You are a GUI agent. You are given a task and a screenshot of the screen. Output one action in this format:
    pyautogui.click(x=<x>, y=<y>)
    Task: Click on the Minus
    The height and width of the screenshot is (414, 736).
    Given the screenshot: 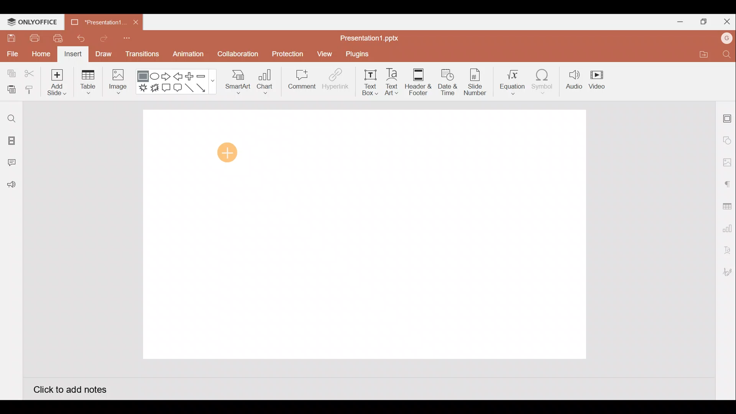 What is the action you would take?
    pyautogui.click(x=205, y=76)
    